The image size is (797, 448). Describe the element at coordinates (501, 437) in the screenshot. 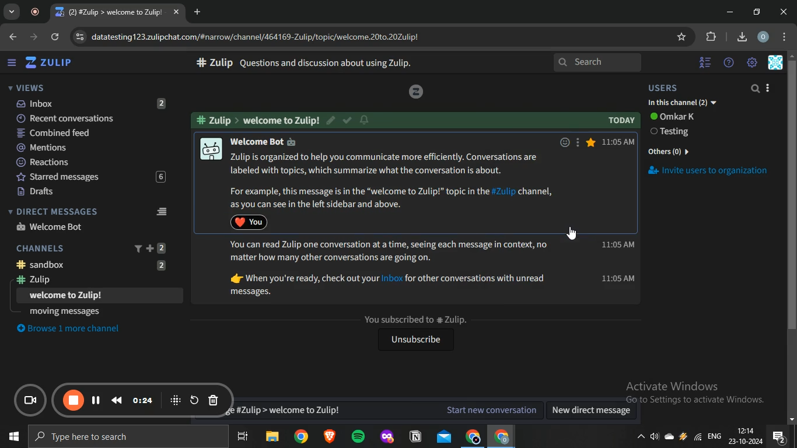

I see `google chrome` at that location.